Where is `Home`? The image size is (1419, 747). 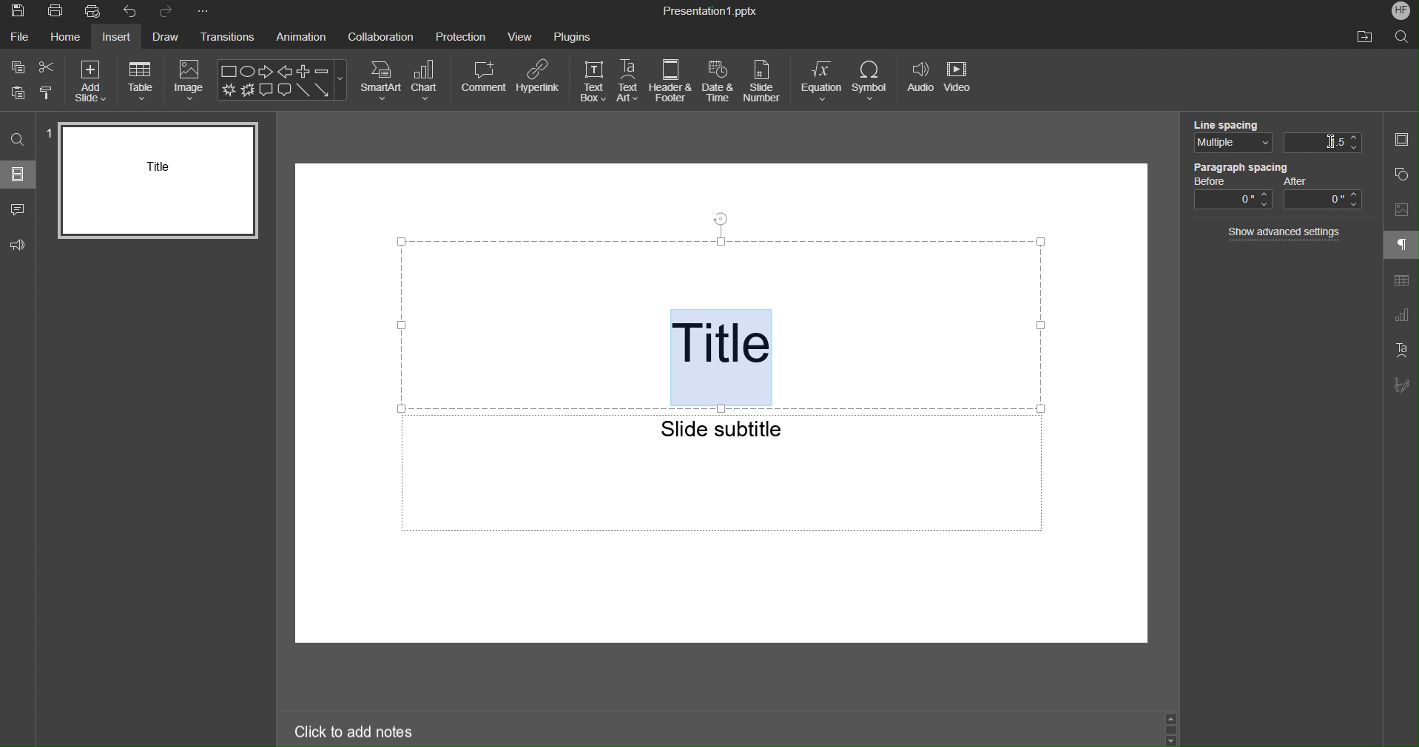
Home is located at coordinates (66, 39).